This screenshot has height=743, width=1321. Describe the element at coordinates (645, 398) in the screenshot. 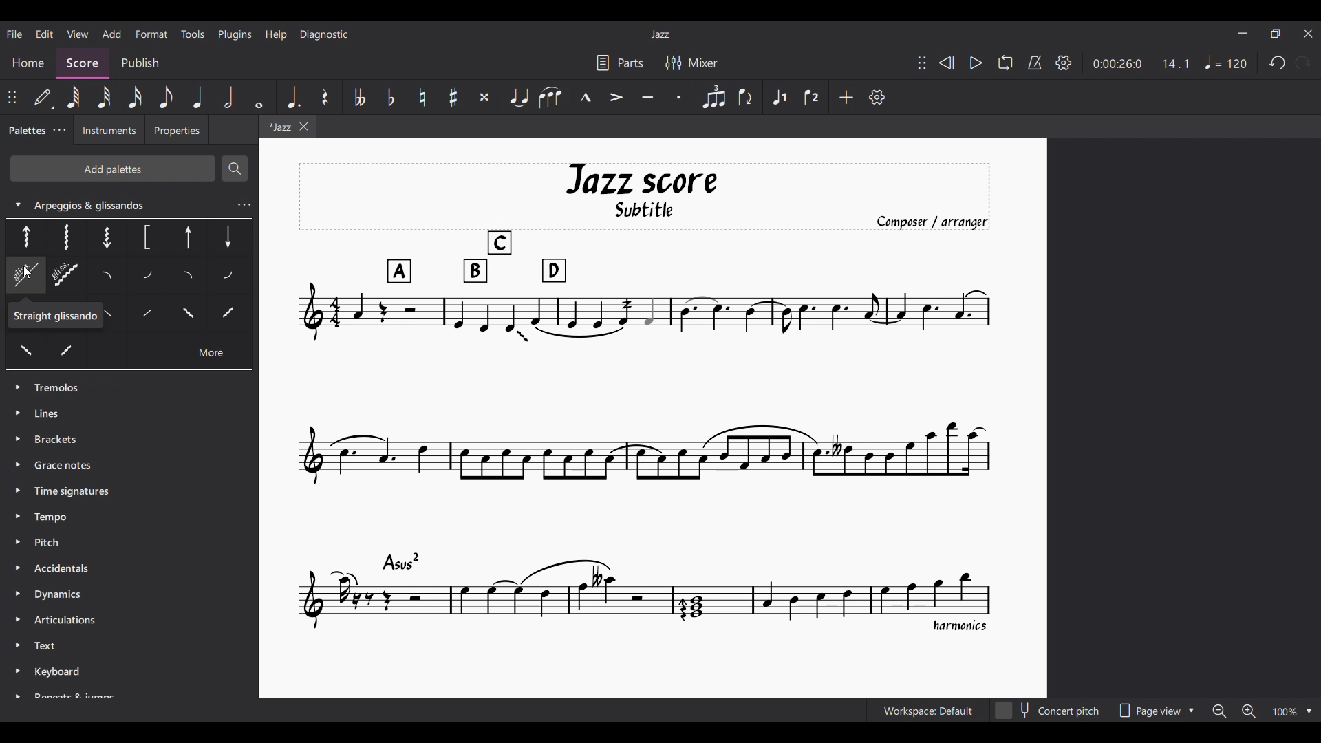

I see `Current score` at that location.